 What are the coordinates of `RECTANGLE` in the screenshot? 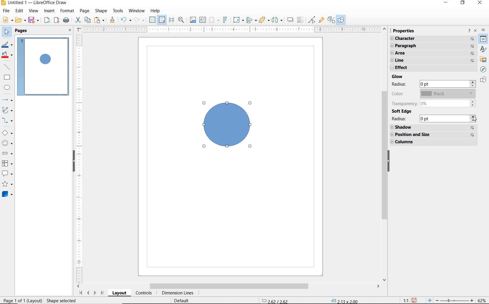 It's located at (8, 78).